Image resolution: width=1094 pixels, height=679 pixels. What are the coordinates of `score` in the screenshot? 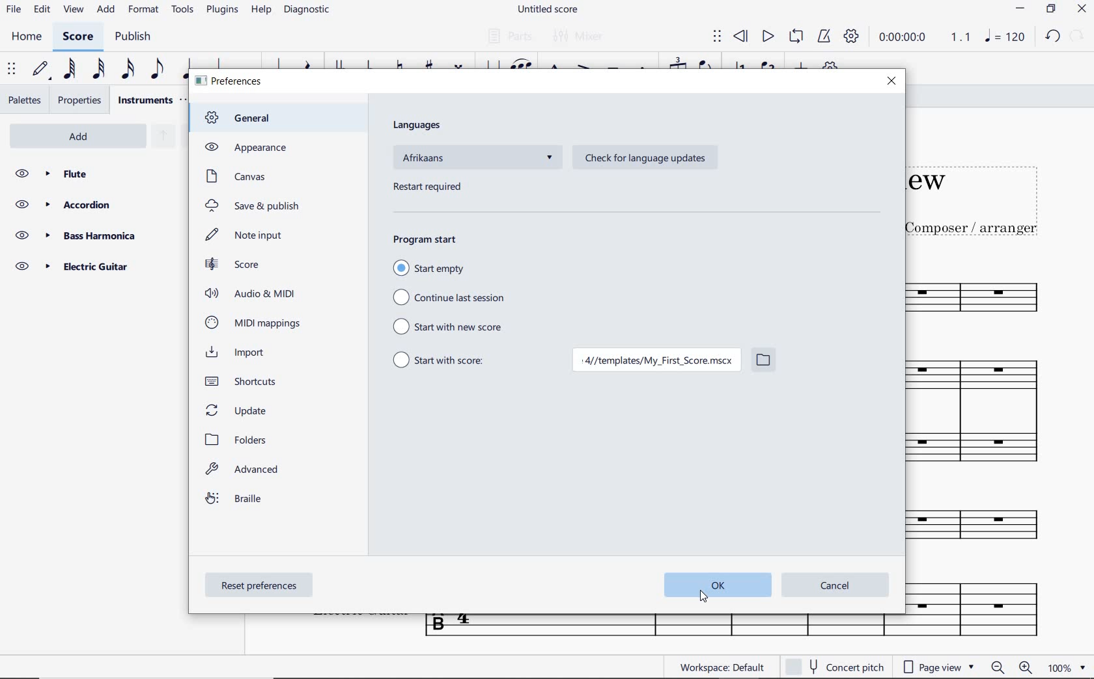 It's located at (233, 264).